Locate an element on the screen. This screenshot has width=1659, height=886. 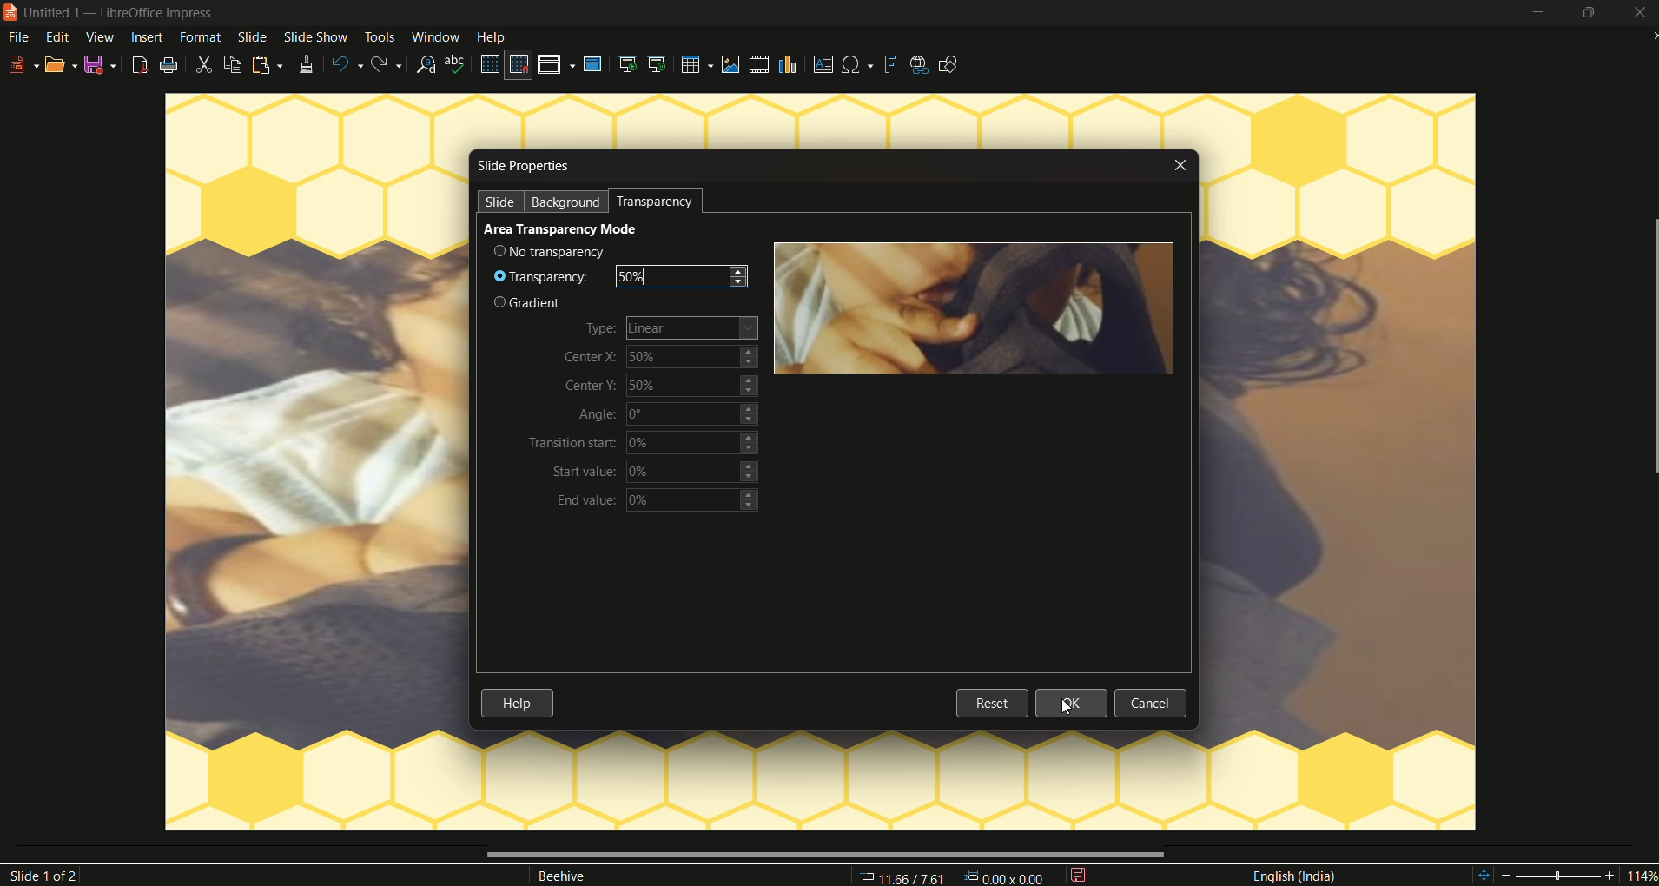
display views is located at coordinates (558, 64).